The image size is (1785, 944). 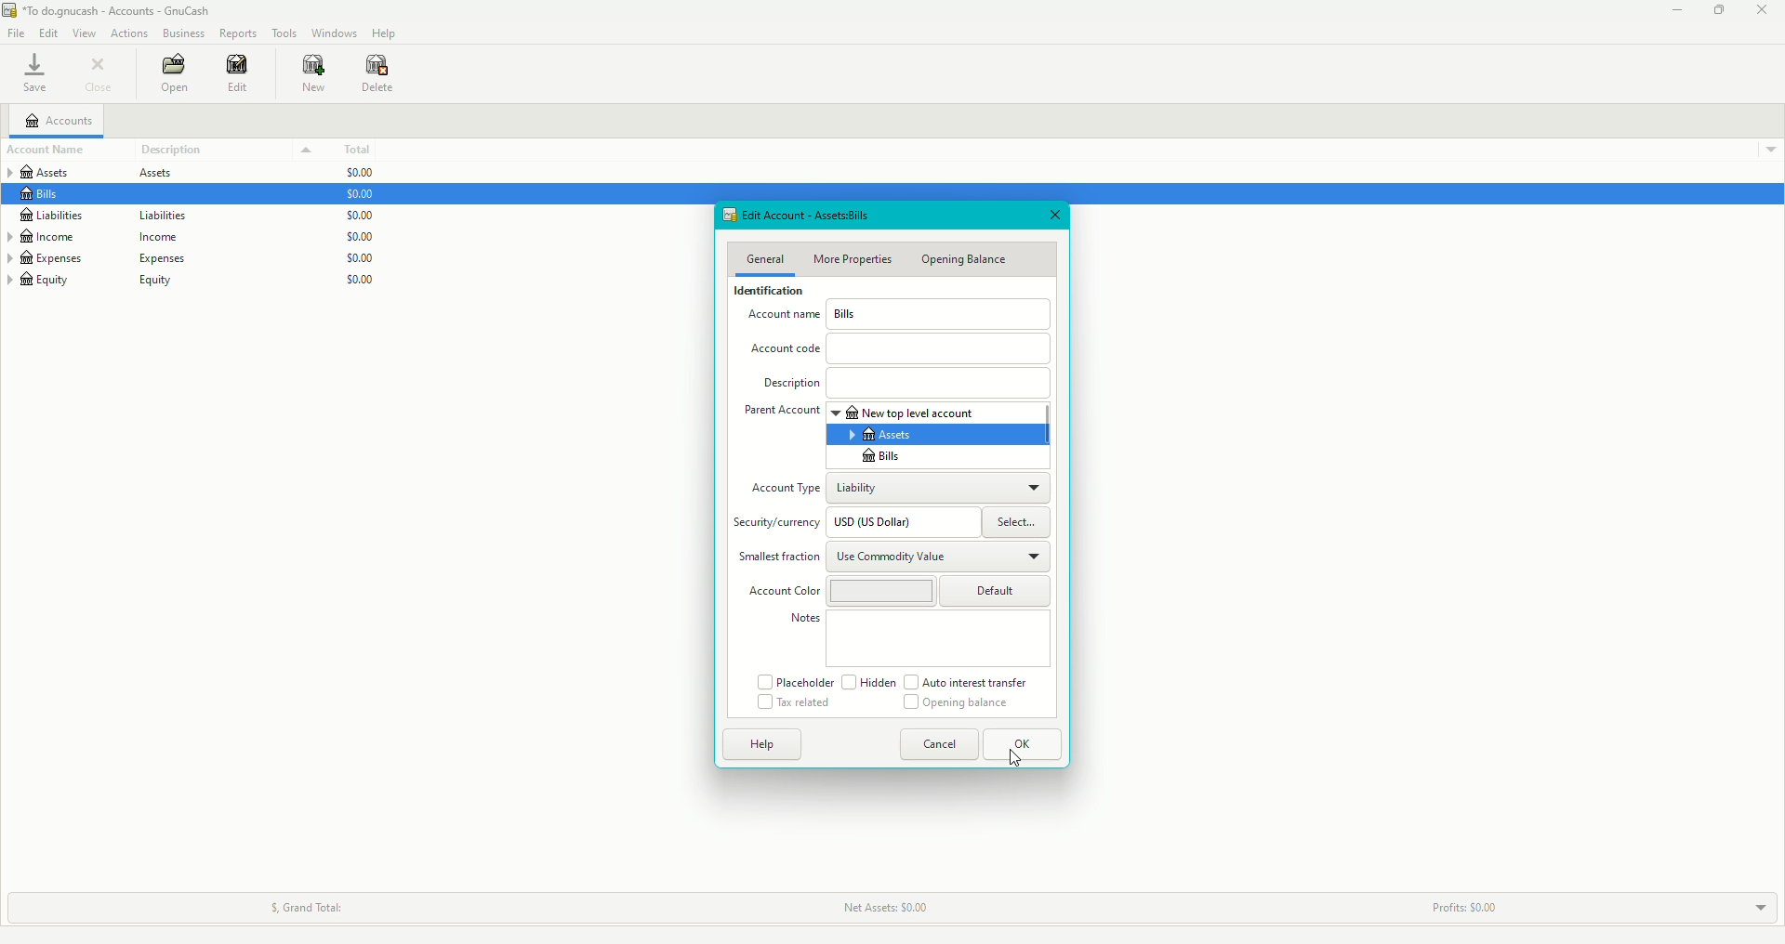 I want to click on Edit Account, so click(x=785, y=216).